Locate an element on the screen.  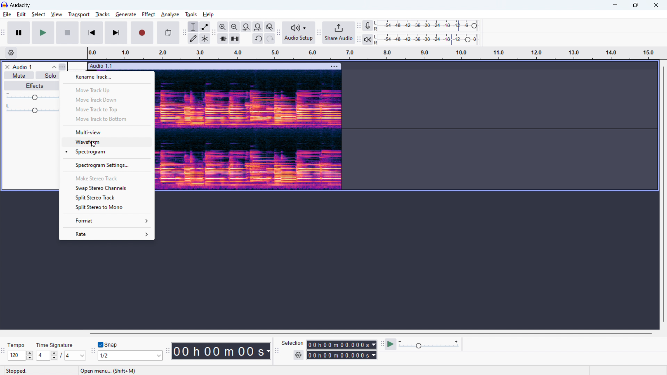
skip to start is located at coordinates (92, 33).